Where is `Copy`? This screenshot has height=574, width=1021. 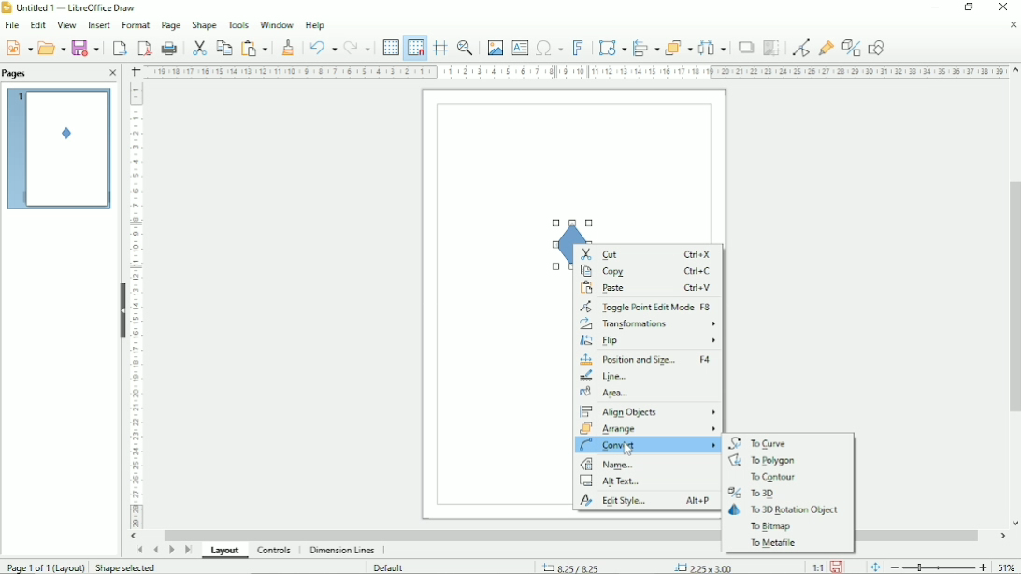
Copy is located at coordinates (223, 47).